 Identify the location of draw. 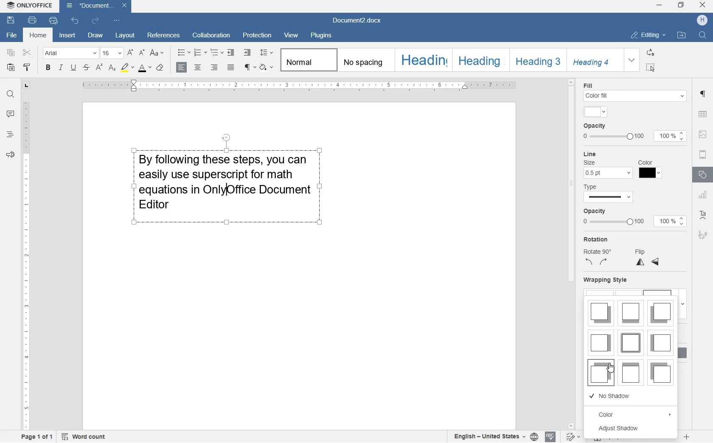
(95, 36).